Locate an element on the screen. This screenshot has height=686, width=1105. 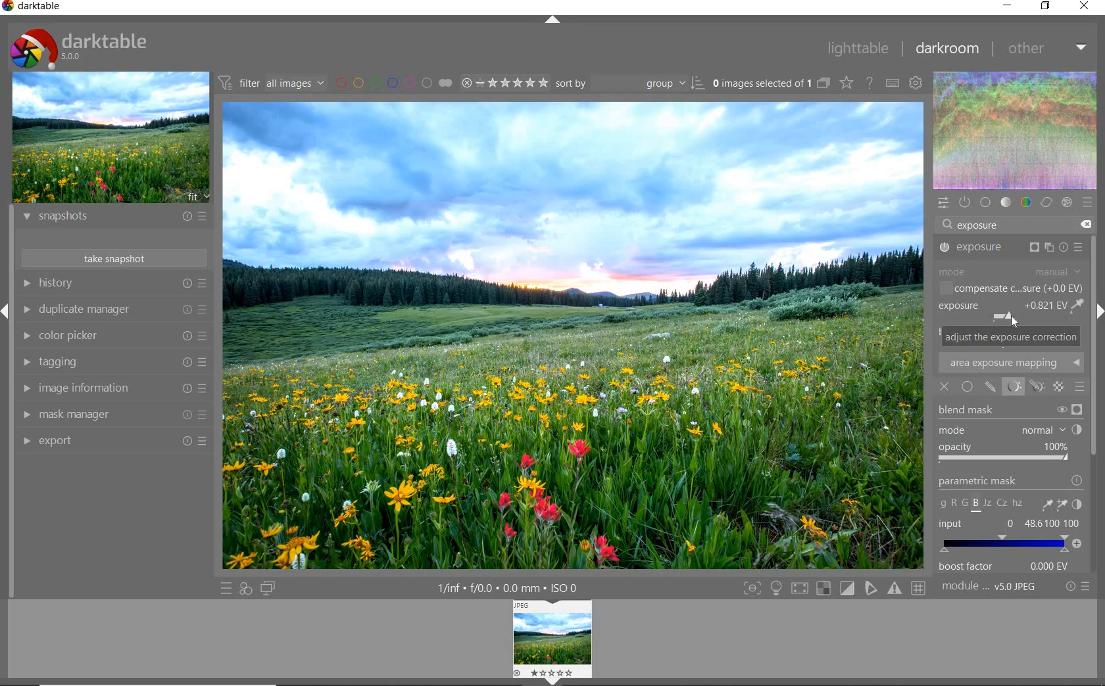
other display information is located at coordinates (509, 588).